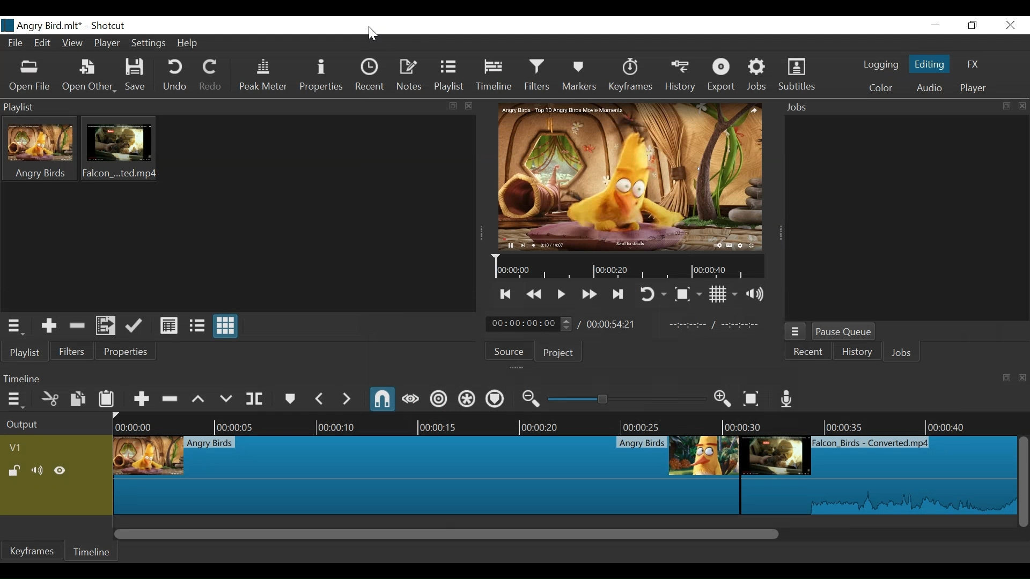 The image size is (1030, 579). What do you see at coordinates (936, 26) in the screenshot?
I see `minimize` at bounding box center [936, 26].